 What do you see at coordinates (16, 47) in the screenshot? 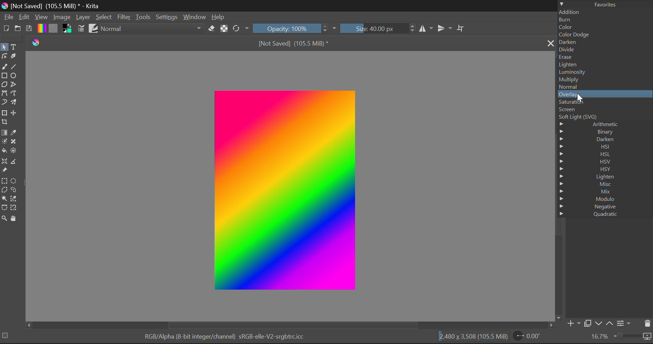
I see `Text` at bounding box center [16, 47].